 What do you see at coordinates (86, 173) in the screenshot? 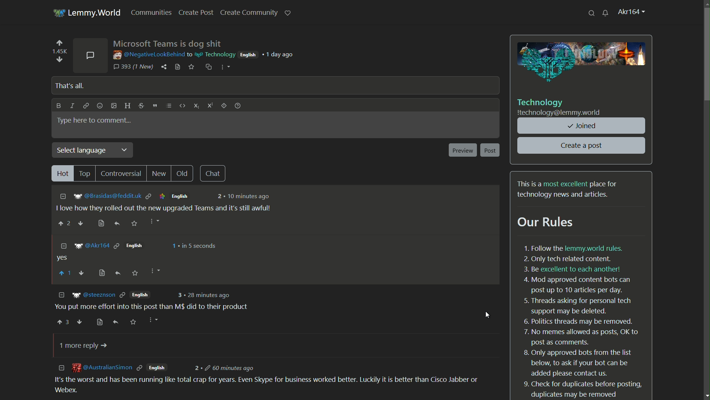
I see `top` at bounding box center [86, 173].